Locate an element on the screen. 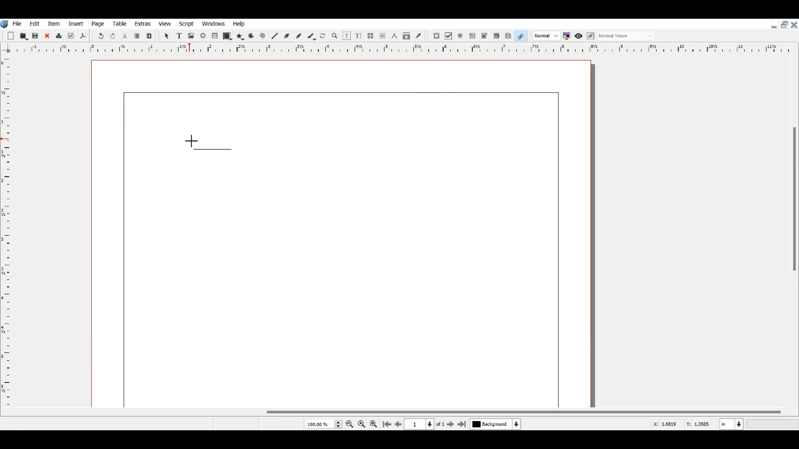 The image size is (799, 449). Paste is located at coordinates (149, 36).